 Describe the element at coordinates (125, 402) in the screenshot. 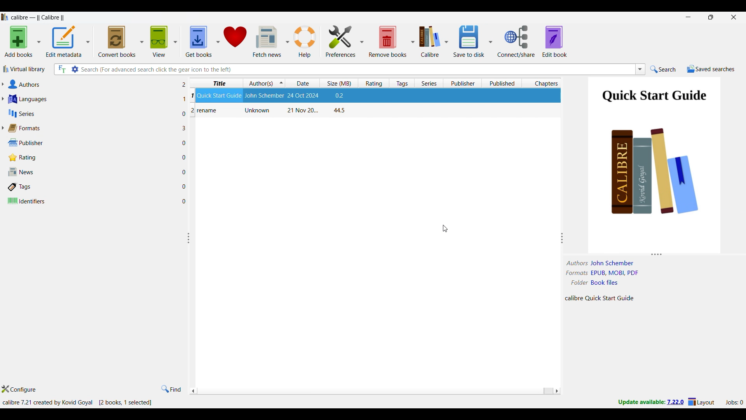

I see `Indicates number of books currently selected out of the total number of books` at that location.